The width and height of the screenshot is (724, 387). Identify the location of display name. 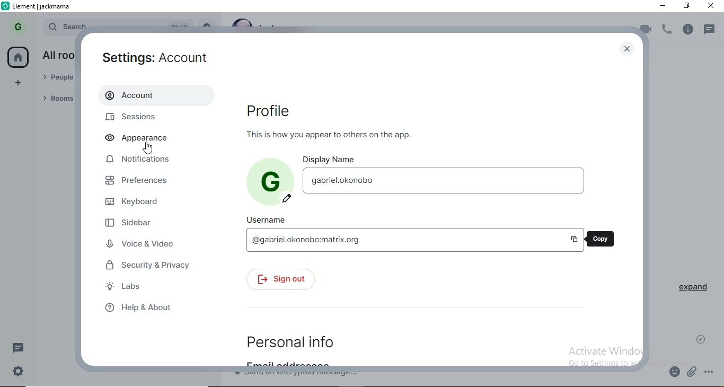
(335, 160).